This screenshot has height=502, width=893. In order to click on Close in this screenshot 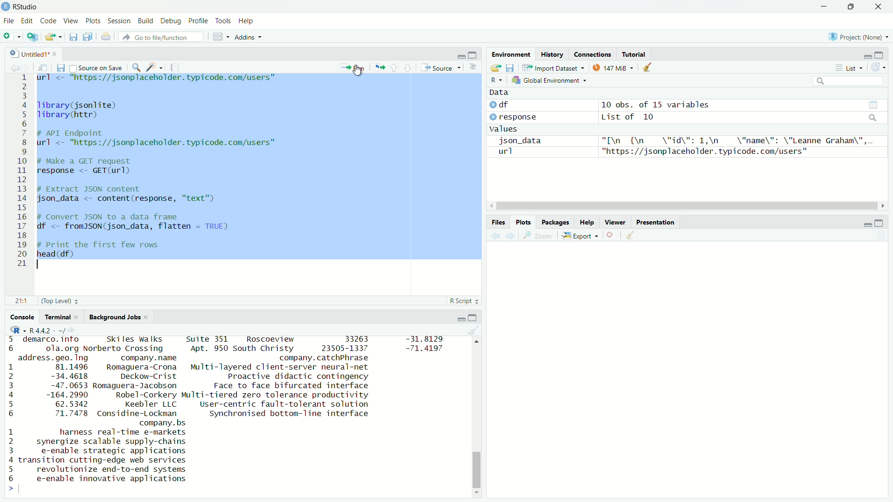, I will do `click(880, 7)`.